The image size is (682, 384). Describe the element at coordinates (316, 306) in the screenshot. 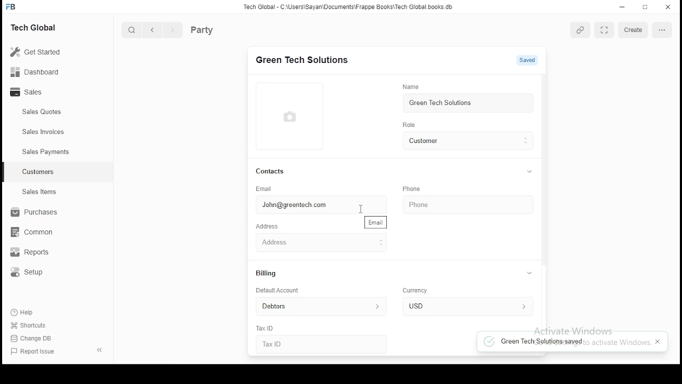

I see `default account` at that location.